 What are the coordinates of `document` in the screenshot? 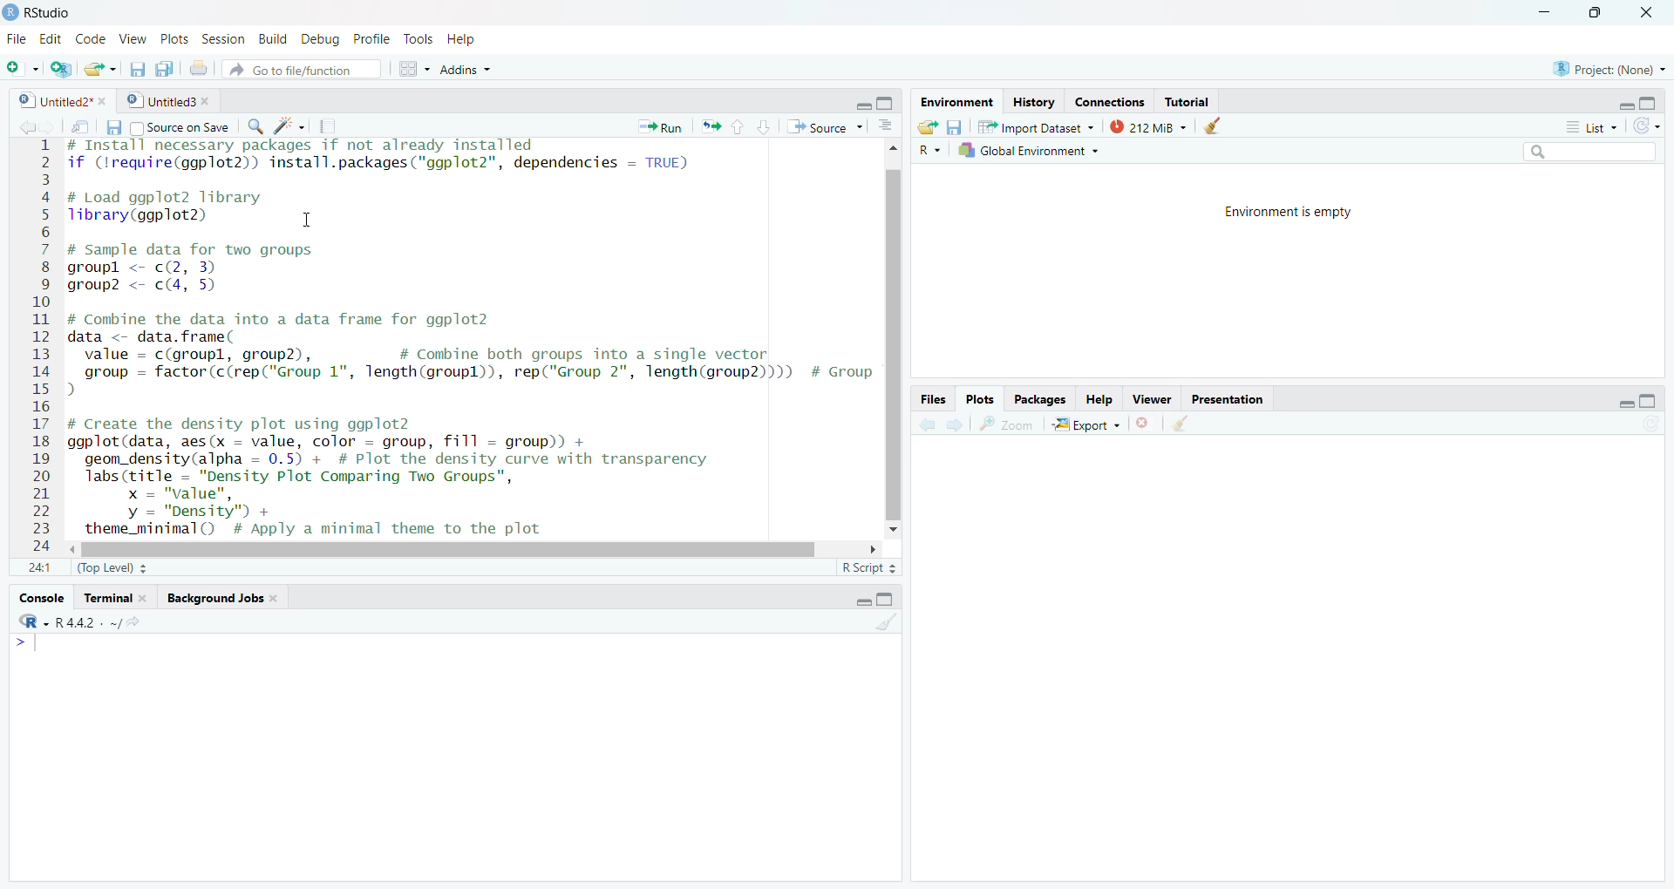 It's located at (330, 126).